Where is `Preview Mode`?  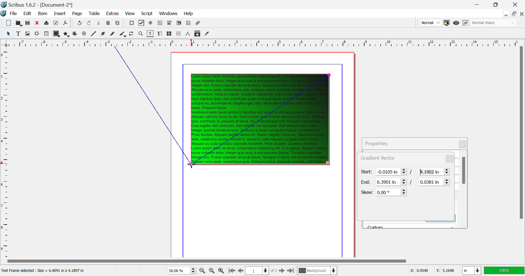
Preview Mode is located at coordinates (430, 22).